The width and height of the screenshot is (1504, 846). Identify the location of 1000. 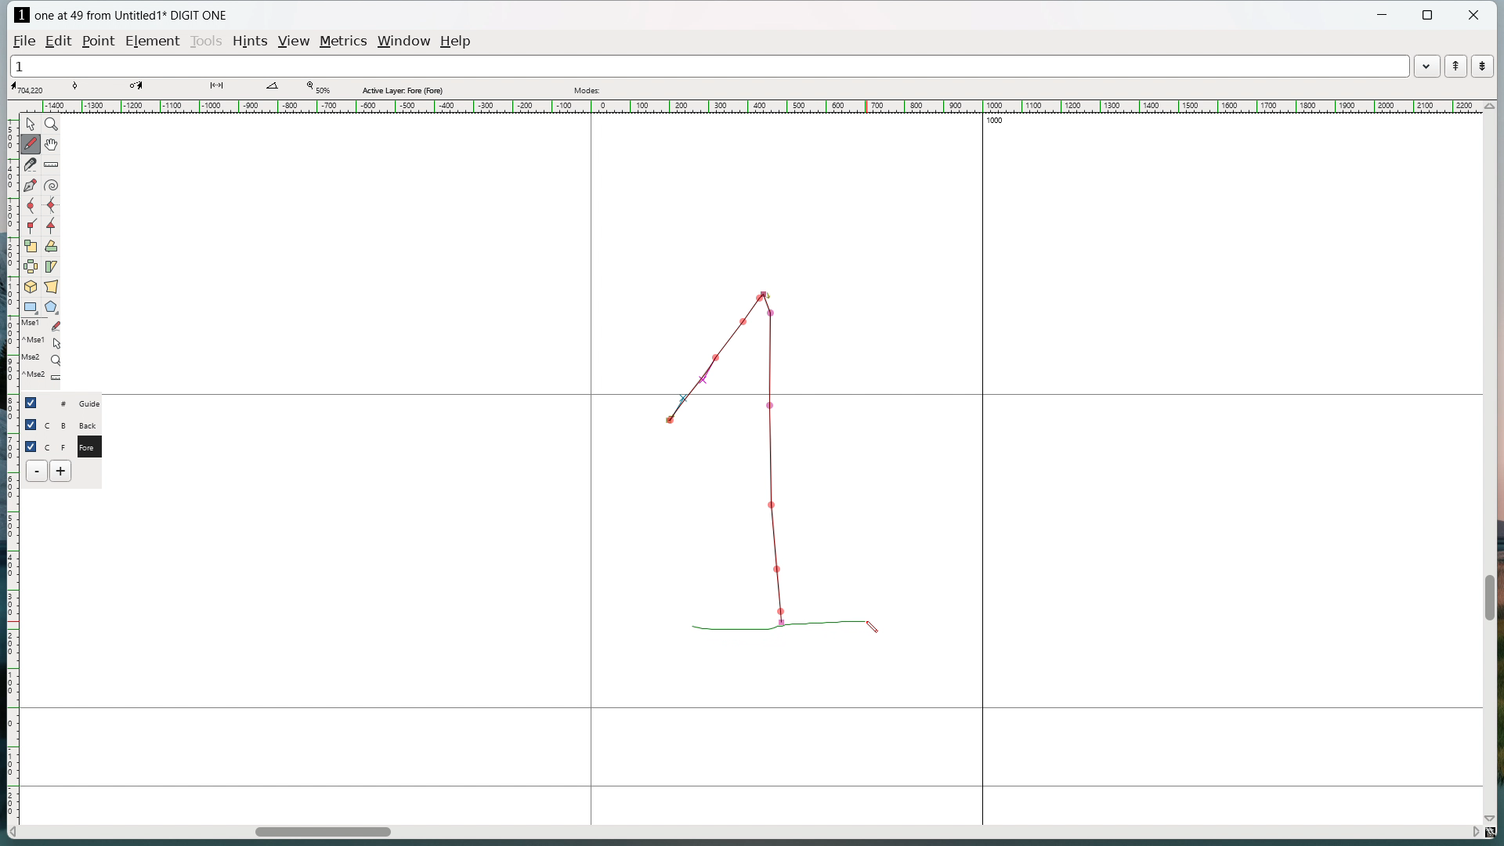
(1002, 122).